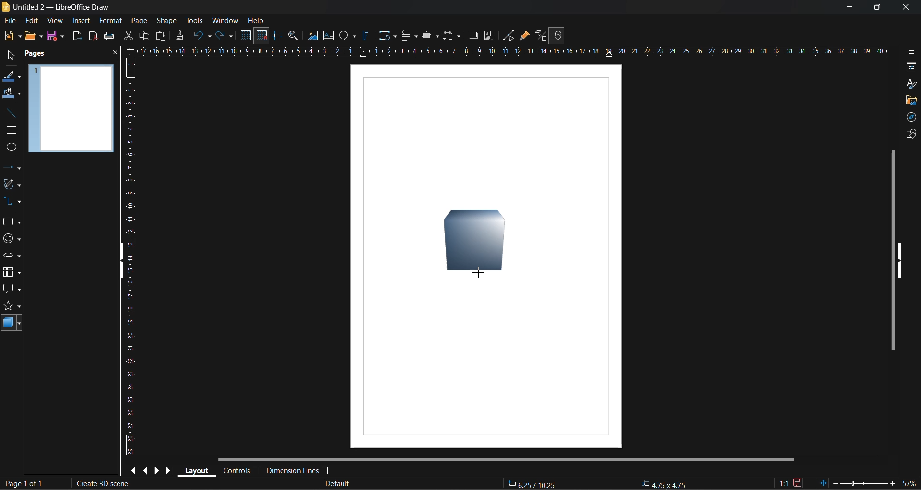 This screenshot has height=490, width=921. Describe the element at coordinates (911, 101) in the screenshot. I see `gallery` at that location.